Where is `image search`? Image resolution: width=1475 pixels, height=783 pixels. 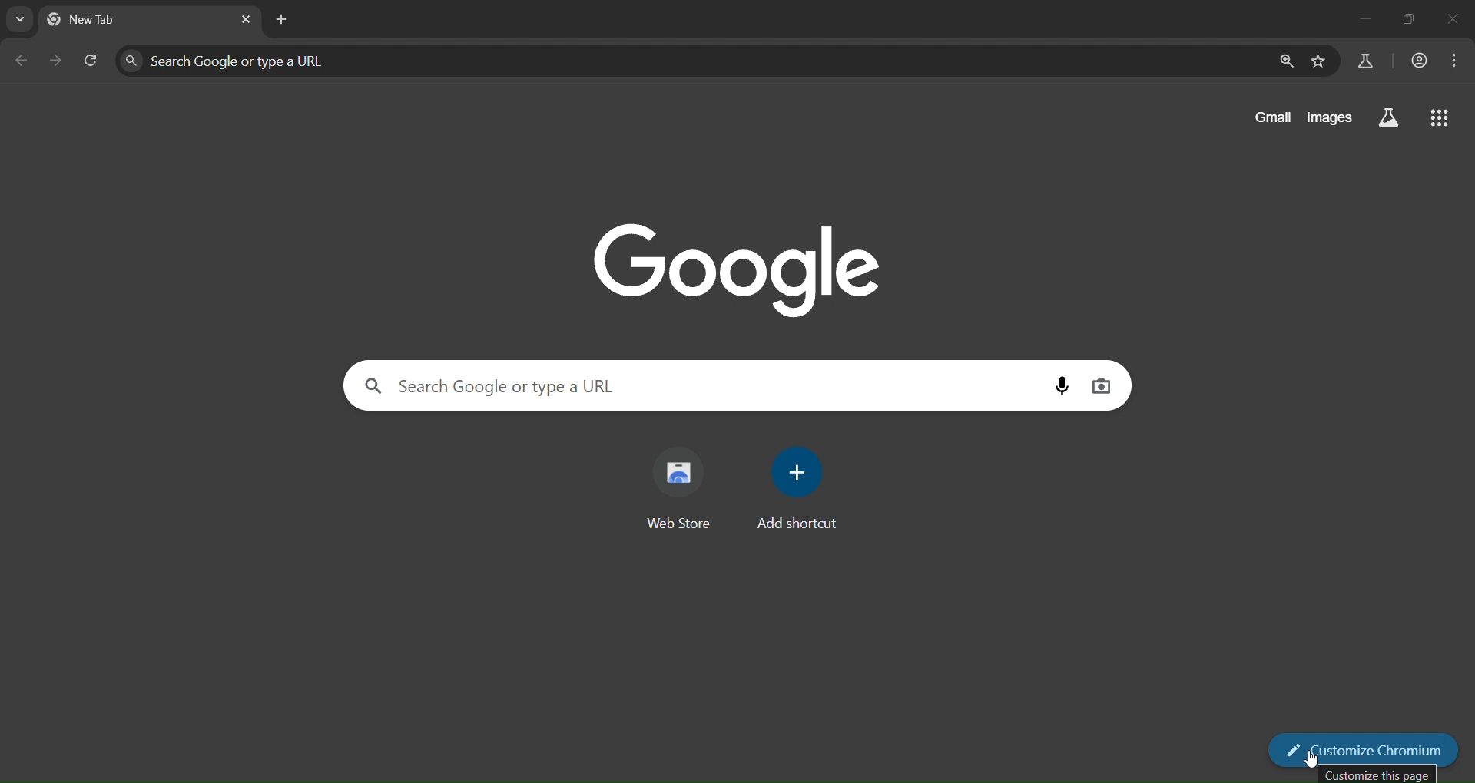
image search is located at coordinates (1101, 385).